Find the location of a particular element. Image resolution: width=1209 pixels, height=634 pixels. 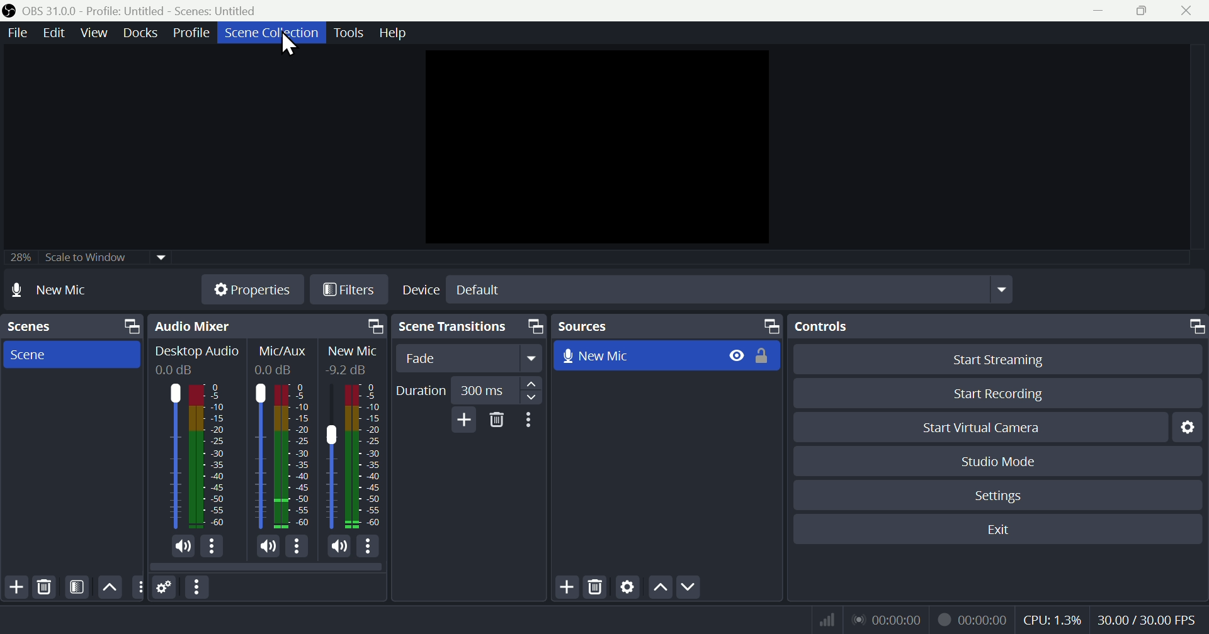

Bitrate is located at coordinates (826, 619).